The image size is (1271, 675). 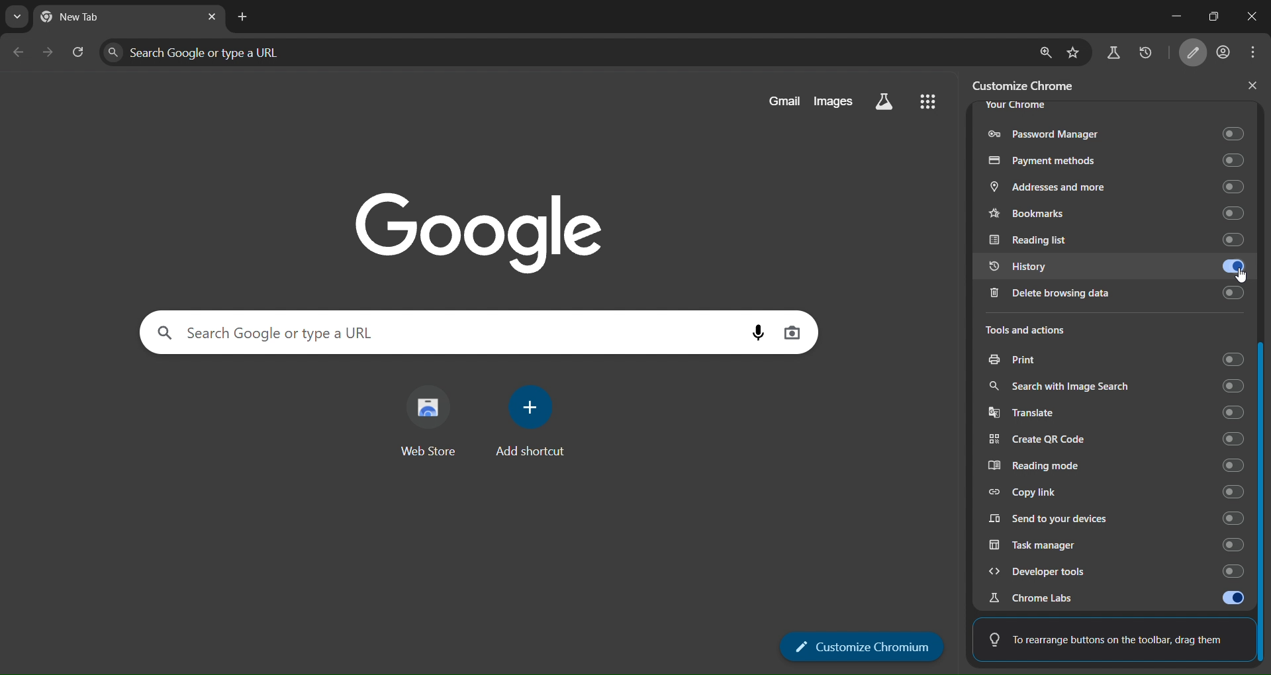 What do you see at coordinates (1115, 386) in the screenshot?
I see `search with image search` at bounding box center [1115, 386].